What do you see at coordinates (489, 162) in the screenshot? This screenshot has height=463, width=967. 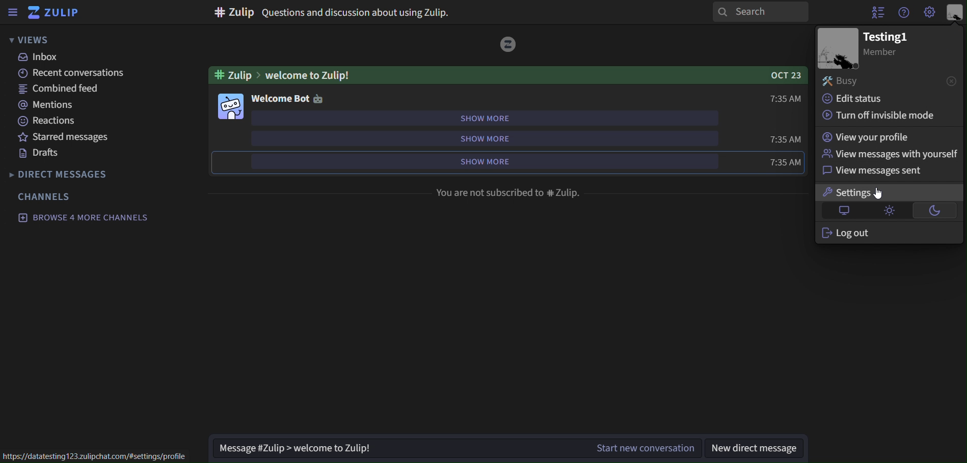 I see `show more` at bounding box center [489, 162].